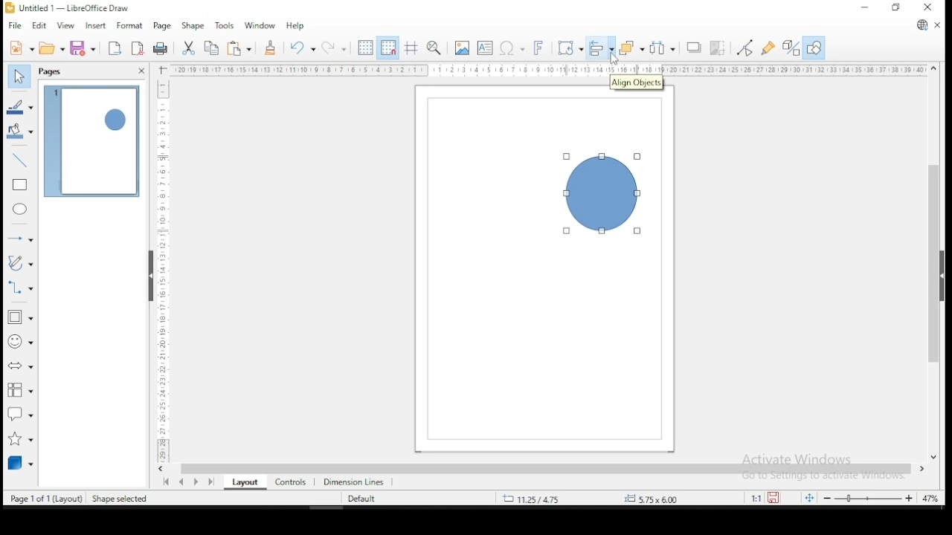 Image resolution: width=952 pixels, height=535 pixels. What do you see at coordinates (21, 413) in the screenshot?
I see `callout shapes` at bounding box center [21, 413].